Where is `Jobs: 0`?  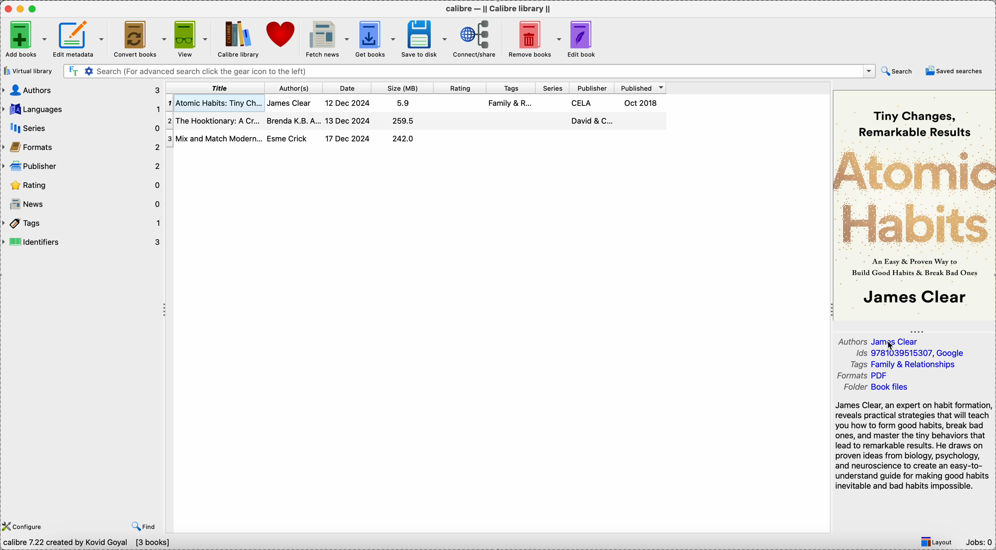 Jobs: 0 is located at coordinates (979, 543).